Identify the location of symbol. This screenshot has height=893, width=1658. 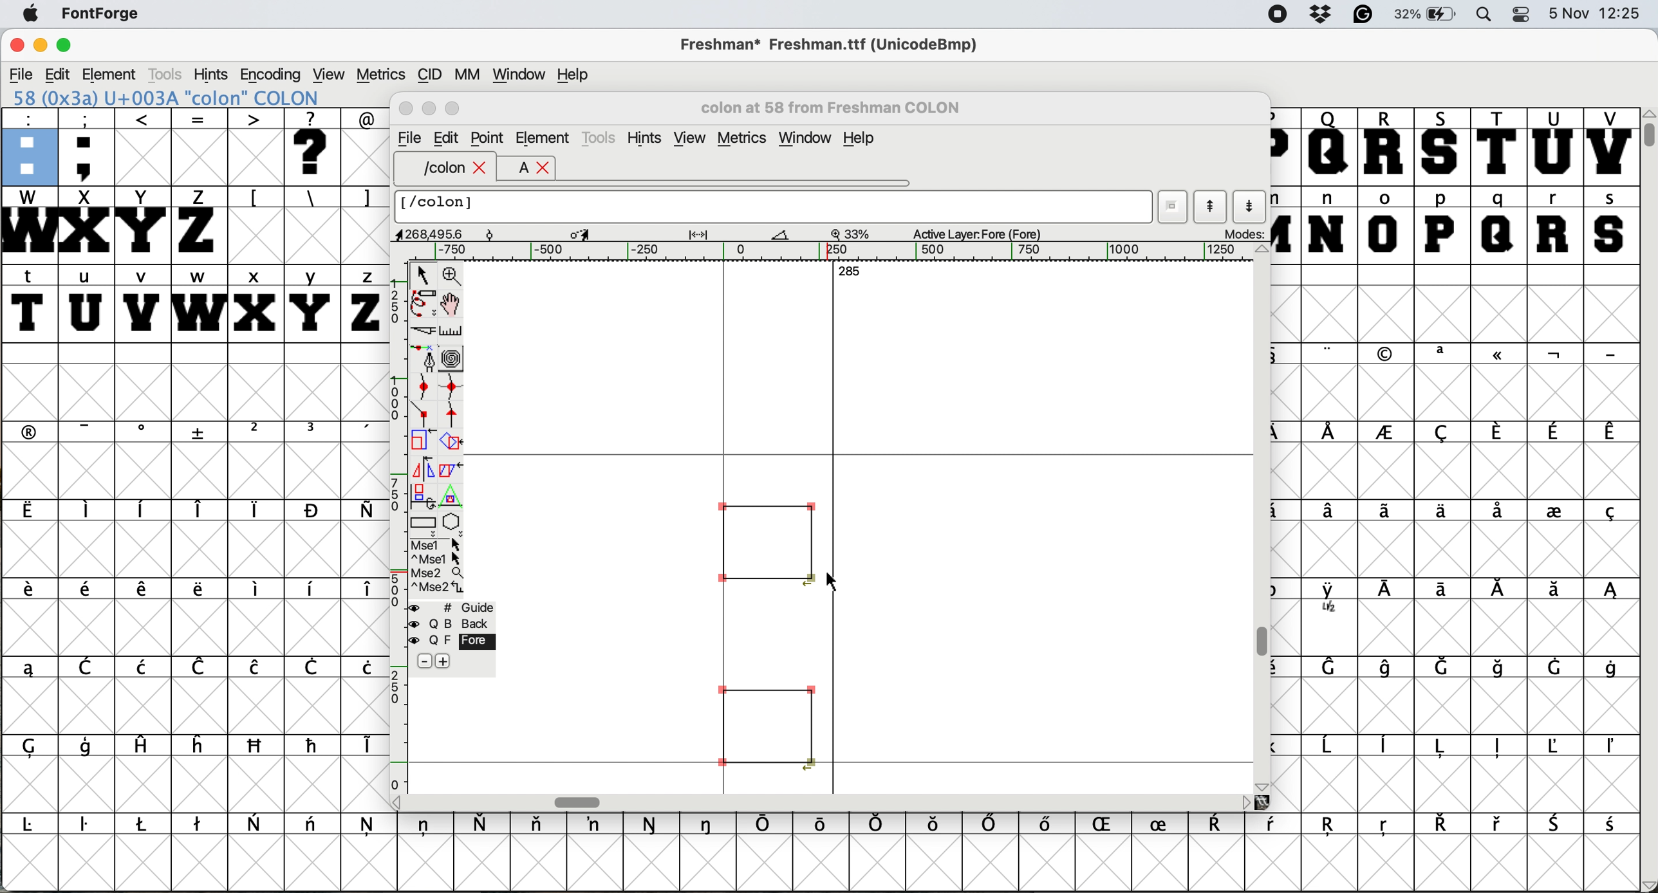
(709, 824).